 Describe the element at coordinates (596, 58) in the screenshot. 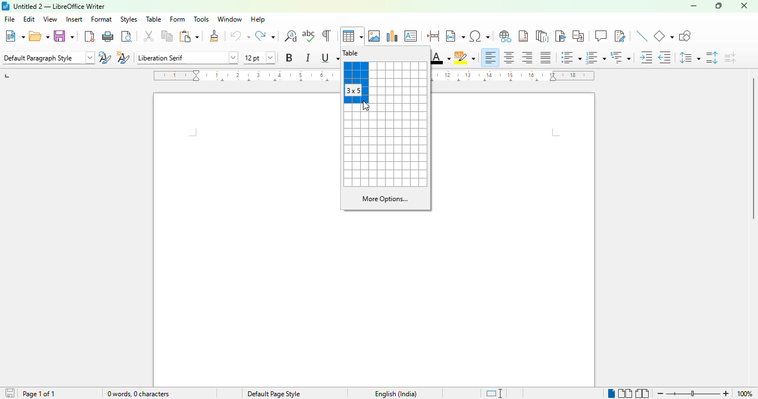

I see `toggle ordered list` at that location.